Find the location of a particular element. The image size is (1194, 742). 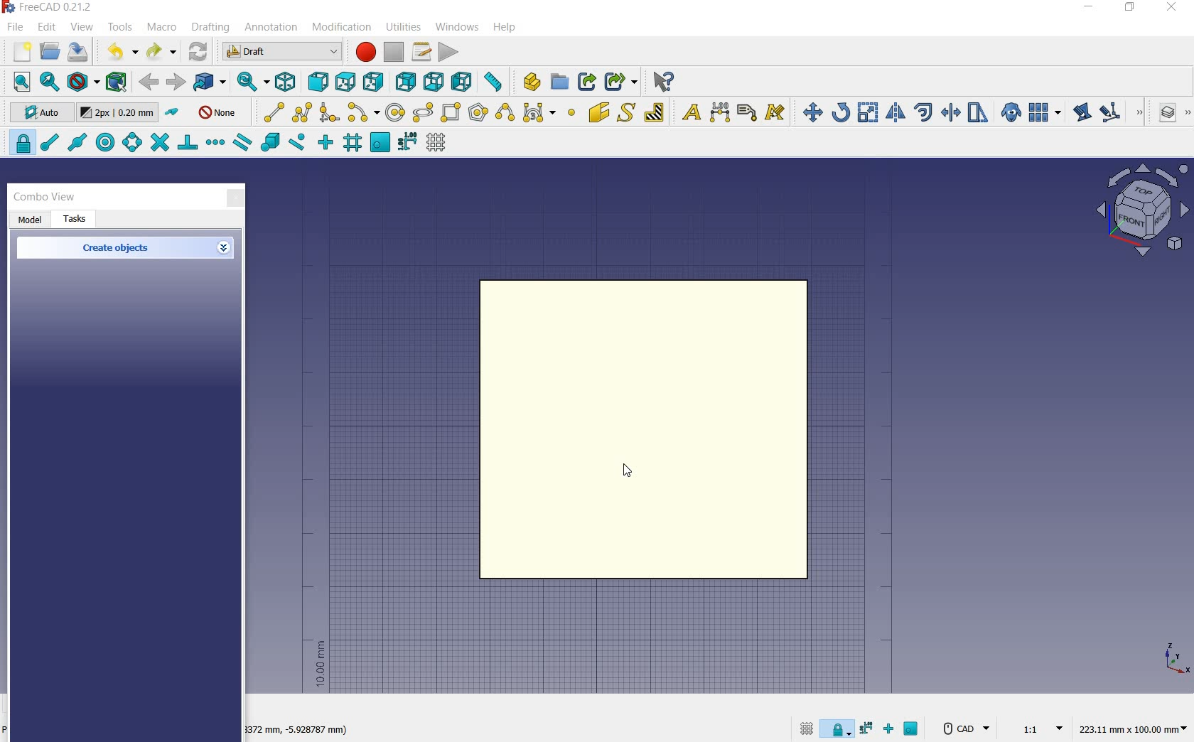

macro recording is located at coordinates (364, 52).